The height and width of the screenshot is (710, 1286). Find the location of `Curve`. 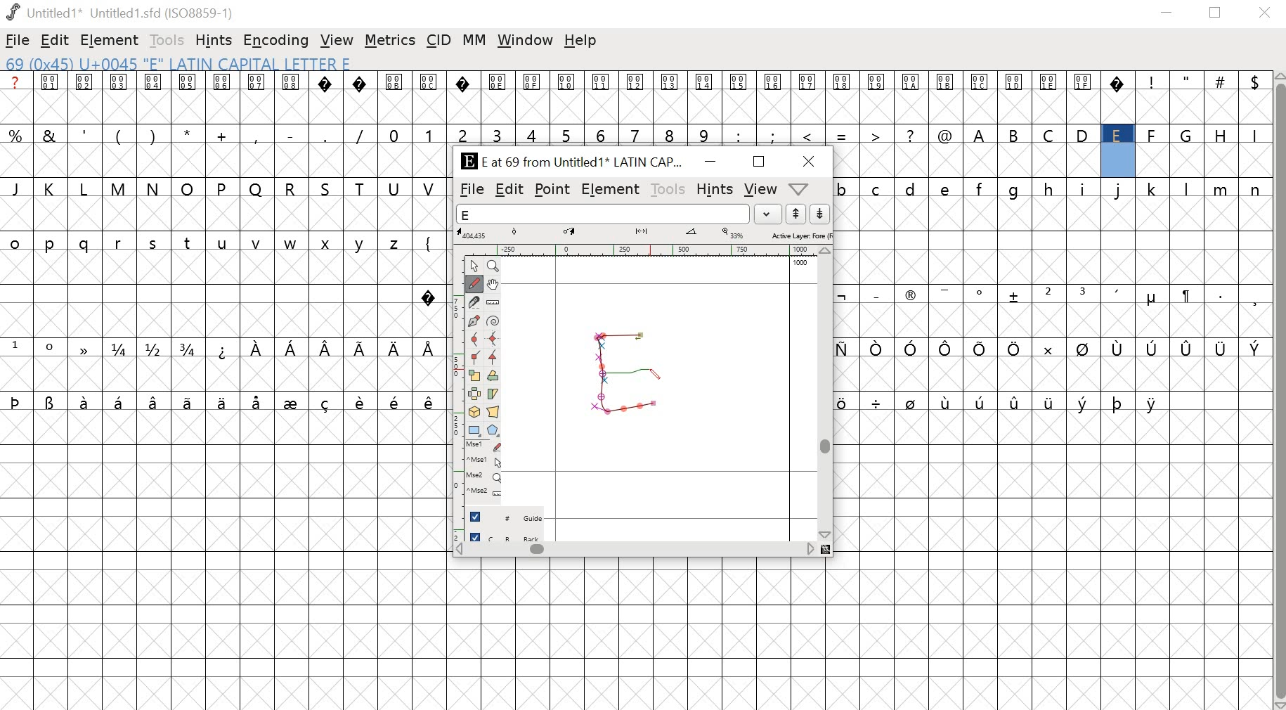

Curve is located at coordinates (475, 340).